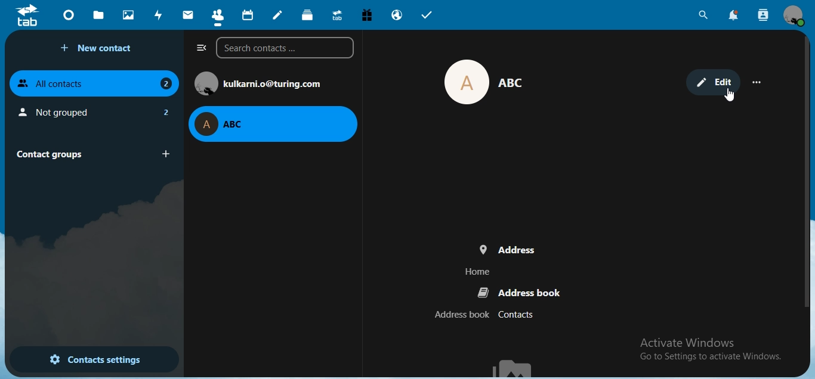 This screenshot has height=379, width=815. I want to click on contact, so click(217, 14).